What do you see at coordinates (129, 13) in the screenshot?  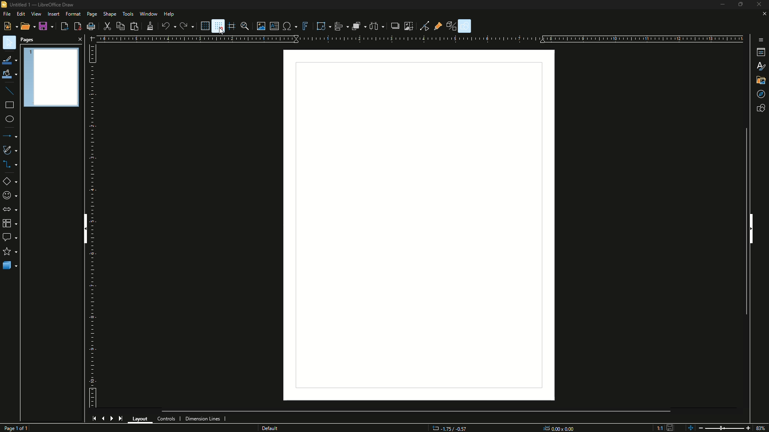 I see `Tools` at bounding box center [129, 13].